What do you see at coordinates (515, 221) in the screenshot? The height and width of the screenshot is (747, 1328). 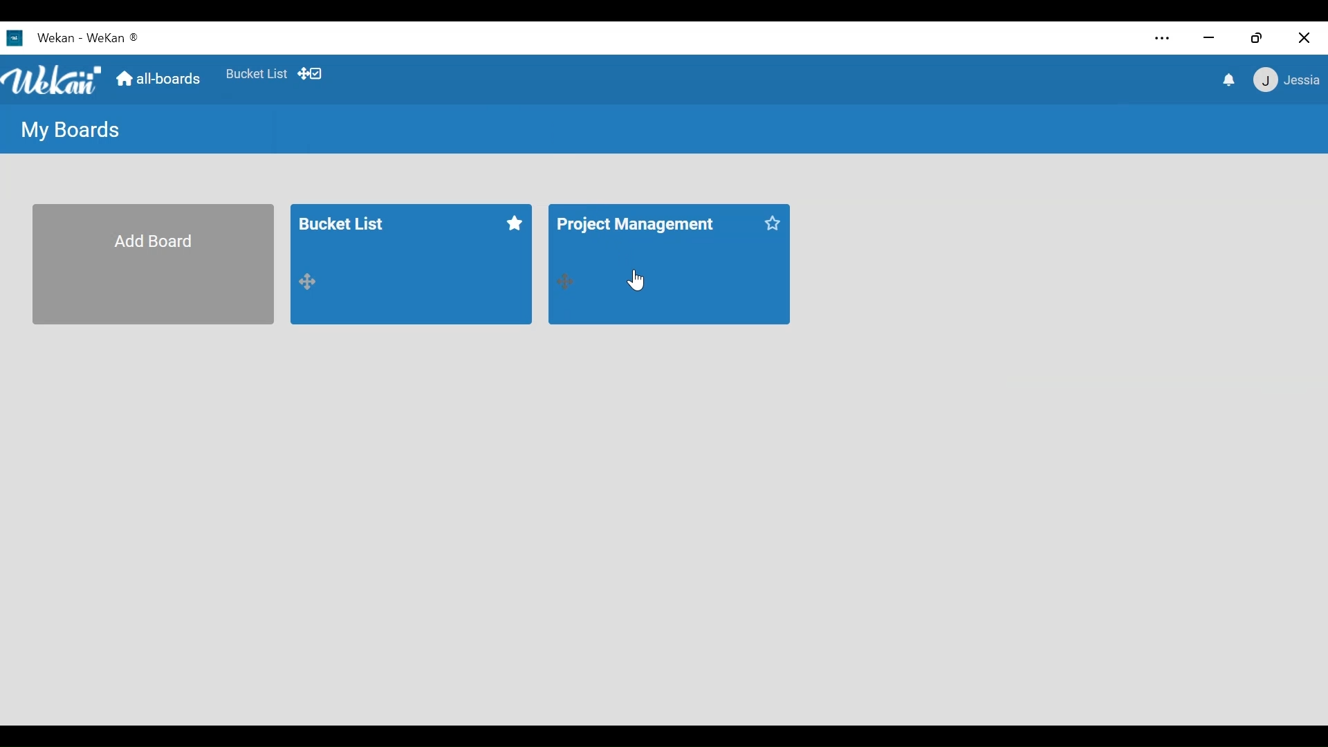 I see `click to start this board` at bounding box center [515, 221].